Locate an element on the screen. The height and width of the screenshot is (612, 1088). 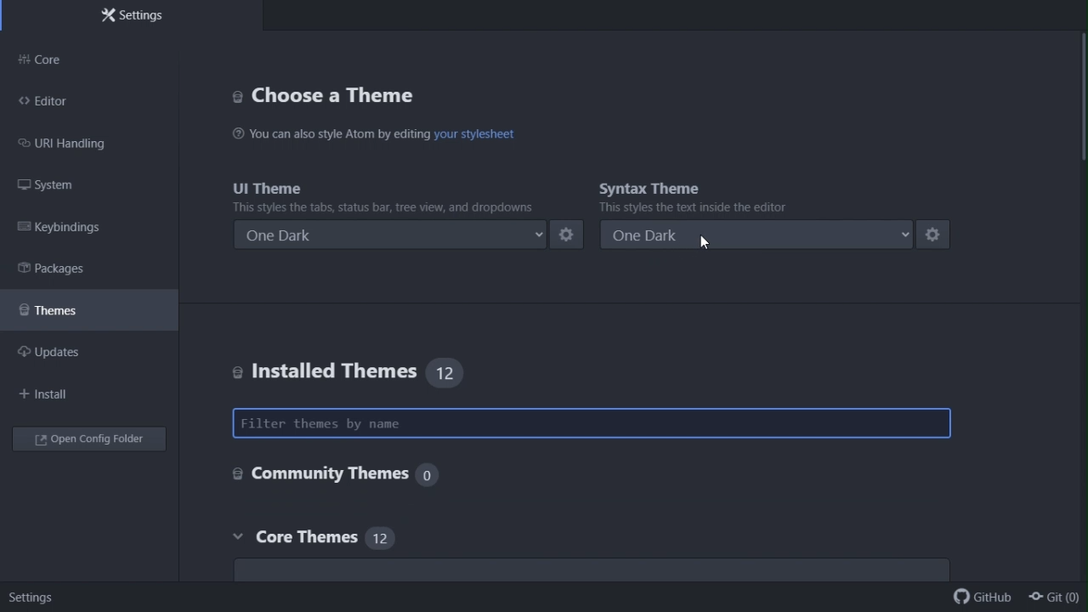
git is located at coordinates (1056, 598).